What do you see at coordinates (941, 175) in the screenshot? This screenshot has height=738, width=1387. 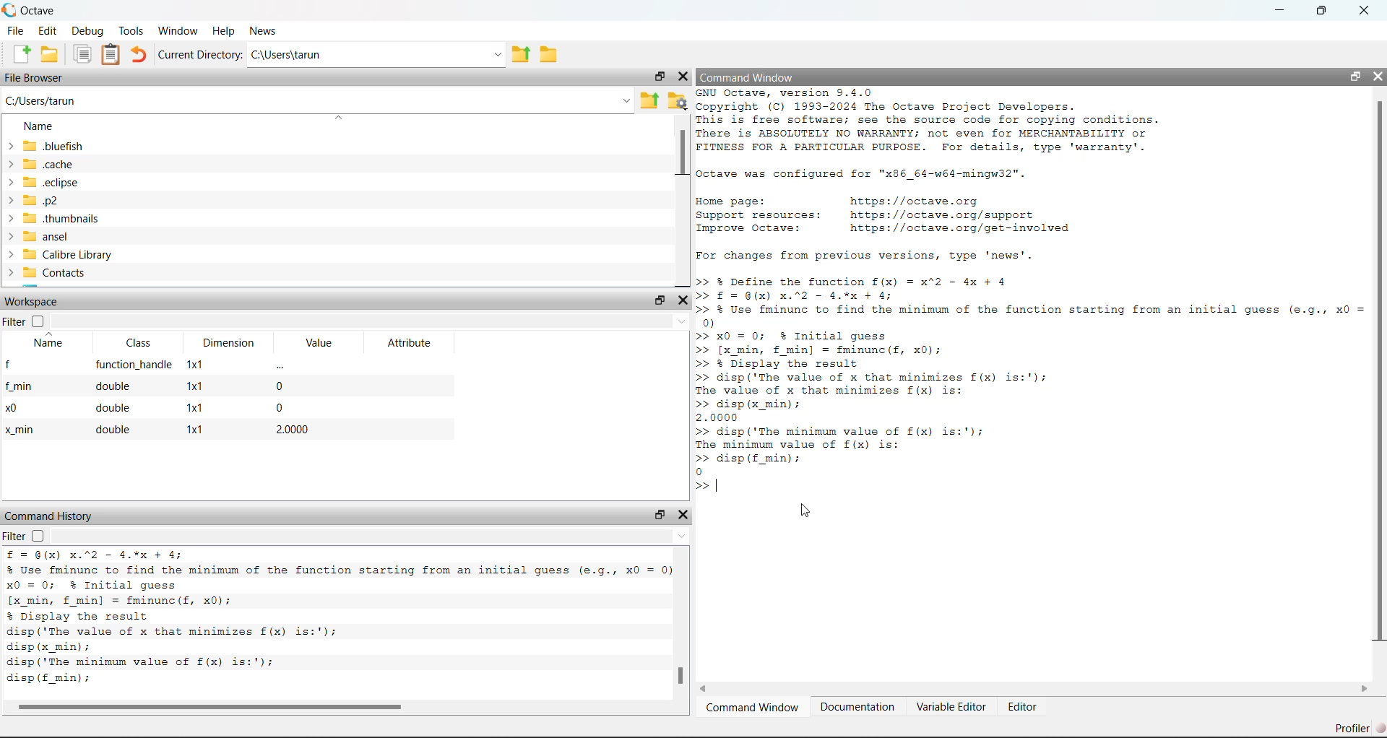 I see `GNU Octave, version 9.4.0

Copyright (C) 1993-2024 The Octave Project Developers.

This is free software; see the source code for copying conditions.
There is ABSOLUTELY NO WARRANTY; not even for MERCHANTABILITY or
FITNESS FOR A PARTICULAR PURPOSE. For details, type 'warranty'.
Octave was configured for "x86_64-w64-mingw32".

Home page: https: //octave.org

Support resources: https: //octave.org/support

Improve Octave: https: //octave.org/get-involved

For changes from previous versions, type 'news'.

>> | N` at bounding box center [941, 175].